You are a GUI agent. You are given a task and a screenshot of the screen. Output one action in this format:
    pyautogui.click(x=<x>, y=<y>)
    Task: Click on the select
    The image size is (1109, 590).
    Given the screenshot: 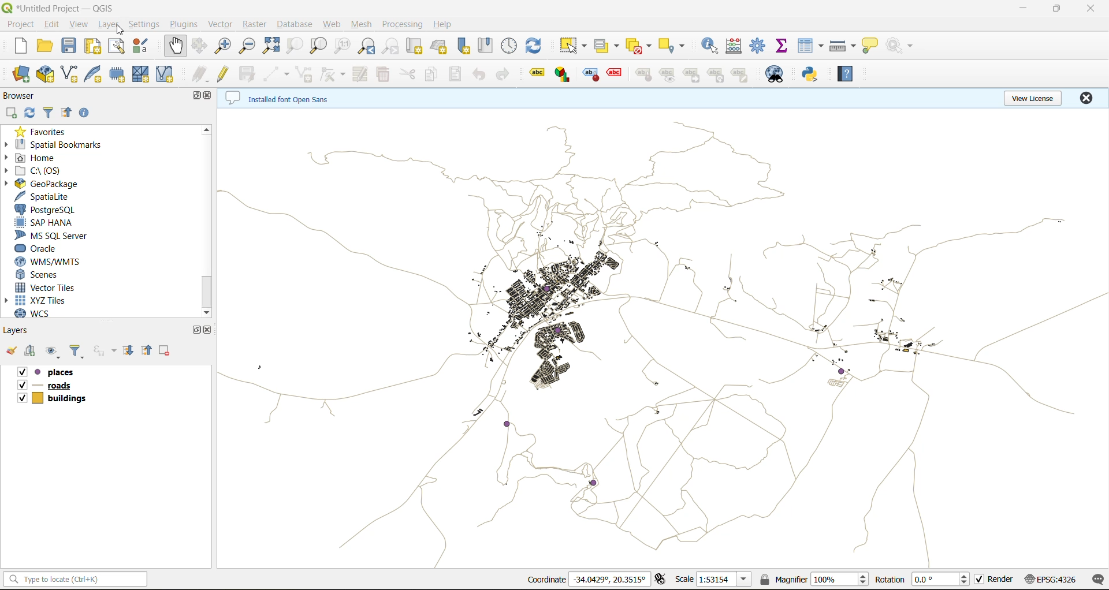 What is the action you would take?
    pyautogui.click(x=574, y=48)
    